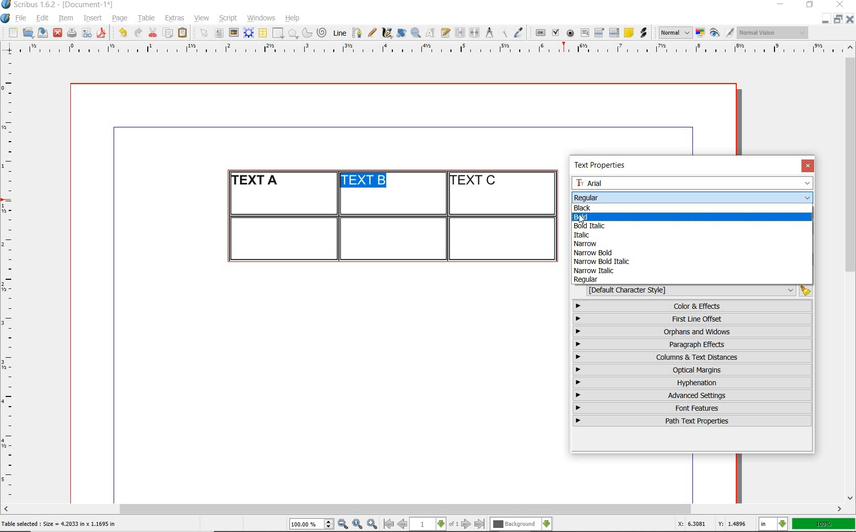 The image size is (856, 532). I want to click on zoom out, so click(343, 524).